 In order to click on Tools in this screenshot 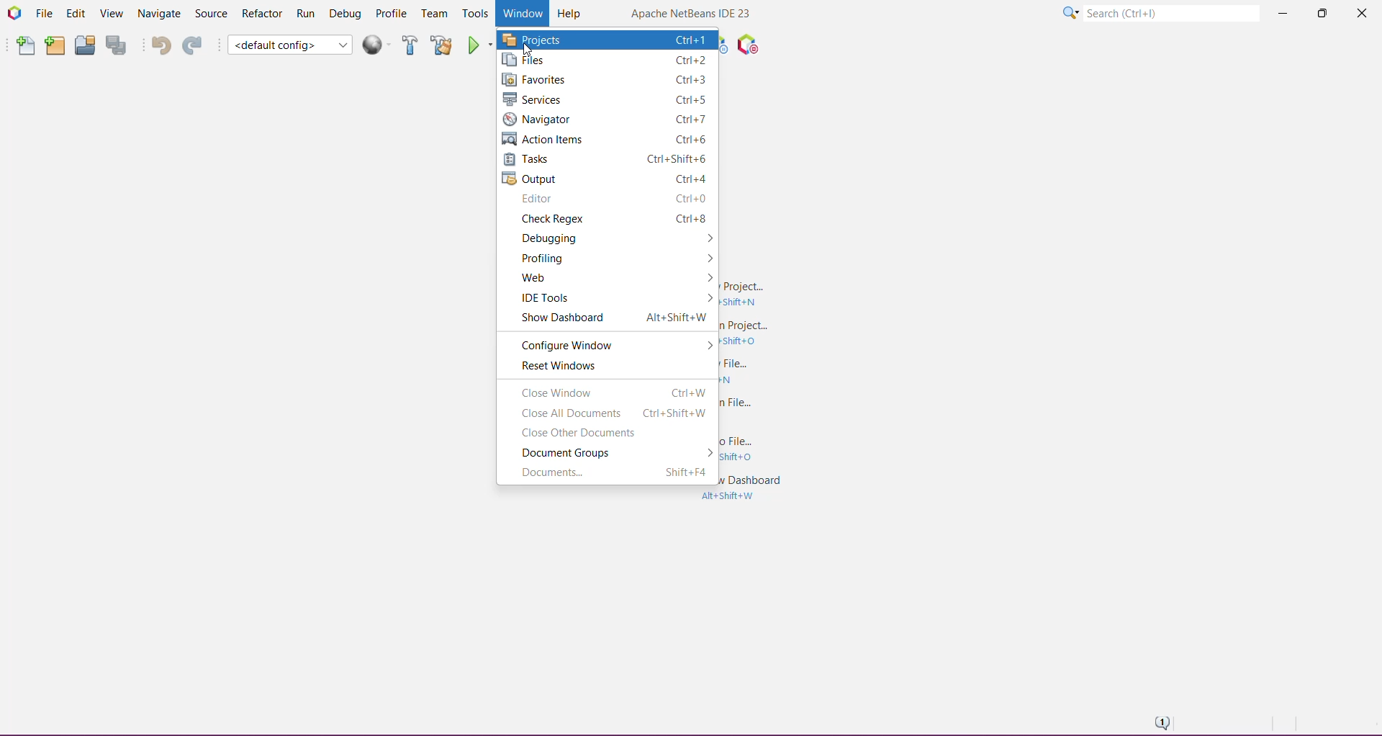, I will do `click(474, 14)`.